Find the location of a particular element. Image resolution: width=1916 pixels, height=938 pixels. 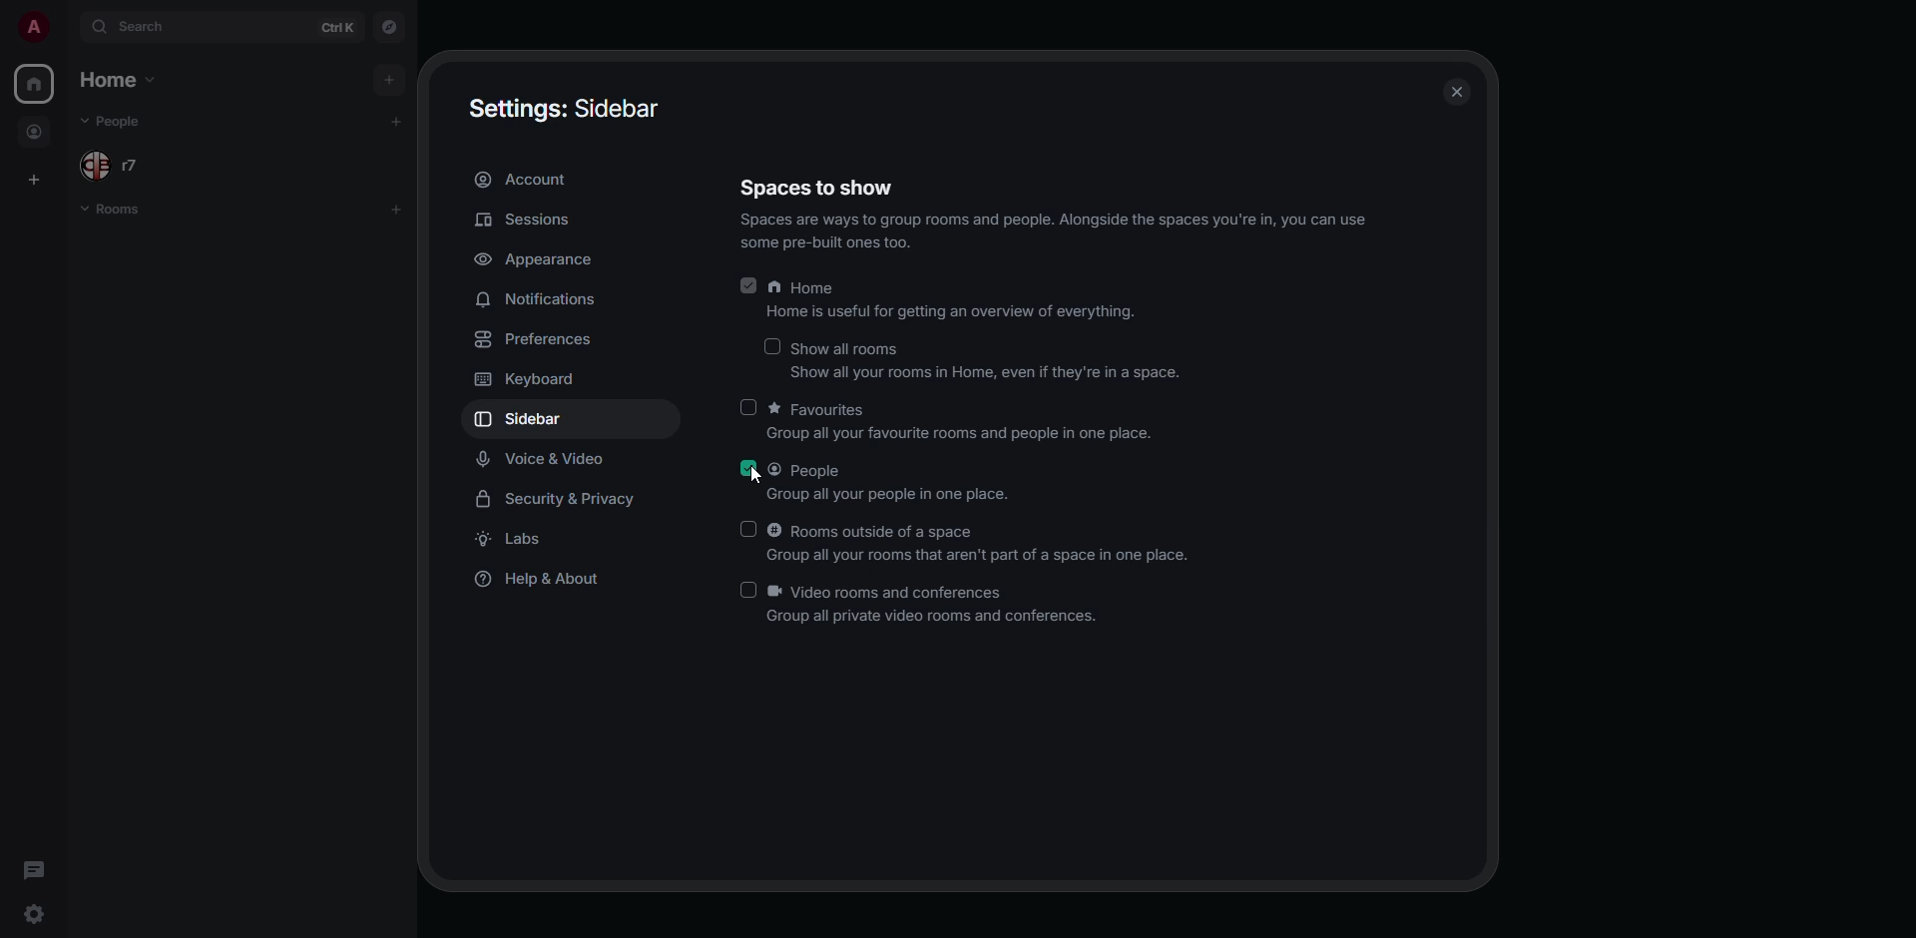

Spaces are ways to group rooms and people. Alongside the spaces you're in, you can use
some pre-built ones too. is located at coordinates (1056, 232).